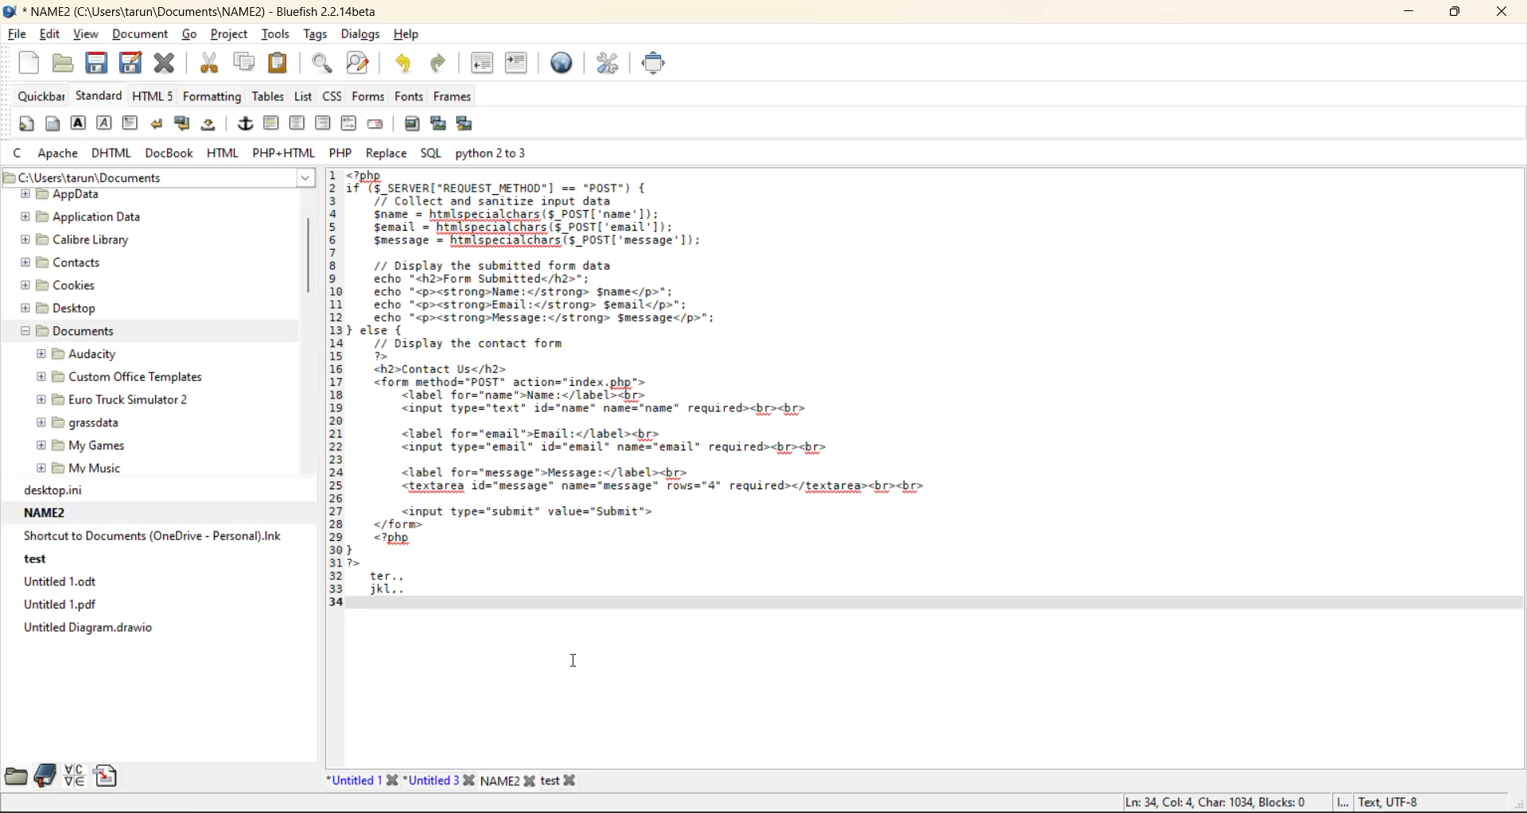  What do you see at coordinates (213, 127) in the screenshot?
I see `non breaking space` at bounding box center [213, 127].